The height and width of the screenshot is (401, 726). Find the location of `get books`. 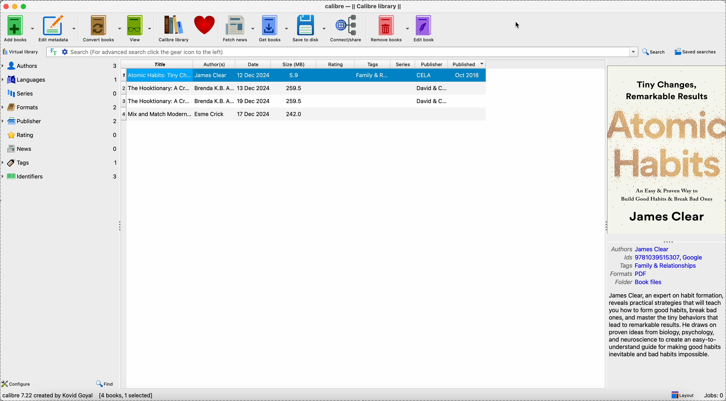

get books is located at coordinates (274, 28).